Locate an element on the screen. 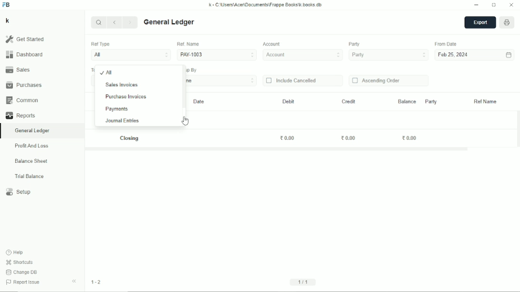 The height and width of the screenshot is (292, 520). Account is located at coordinates (272, 44).